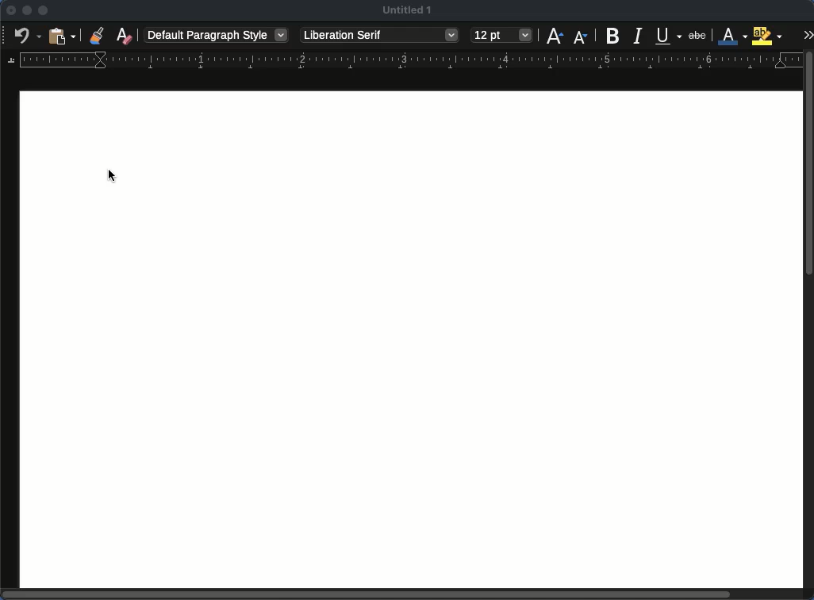 The image size is (814, 600). I want to click on close, so click(11, 10).